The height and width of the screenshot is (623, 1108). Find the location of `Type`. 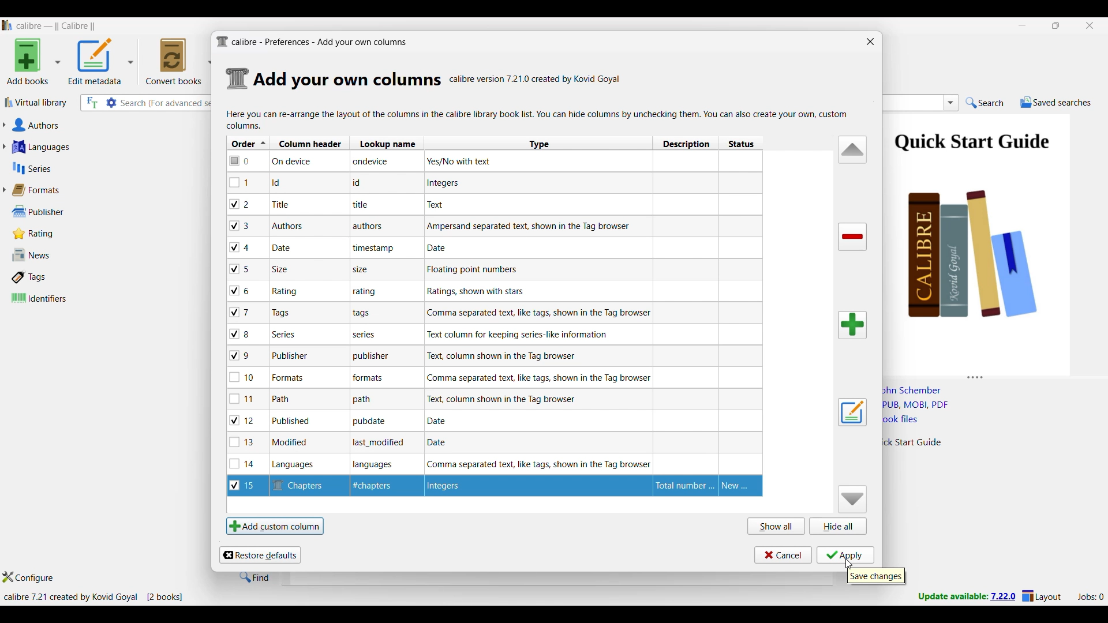

Type is located at coordinates (471, 487).